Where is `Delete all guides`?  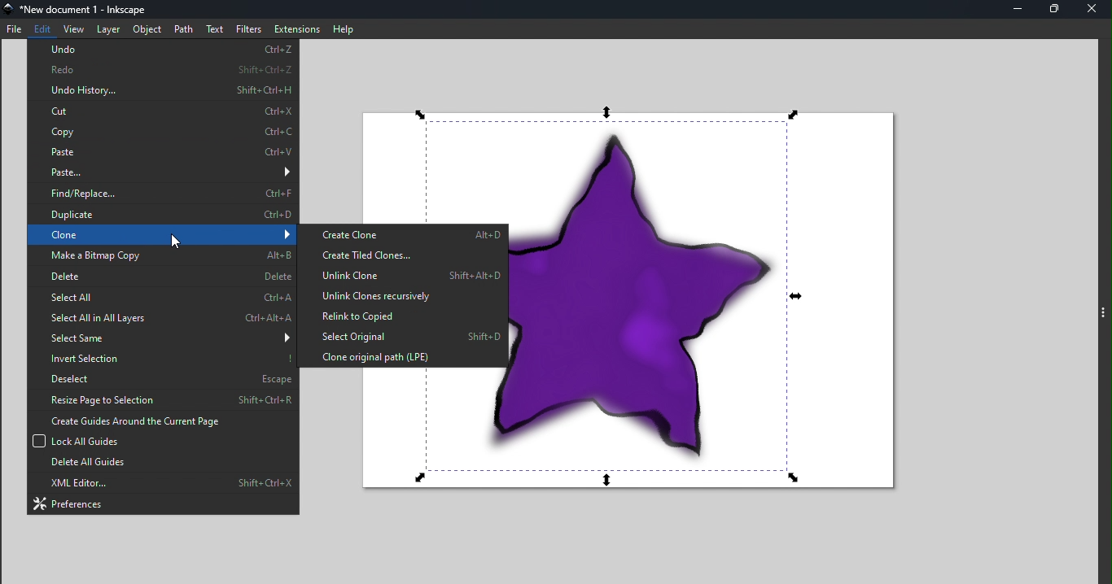 Delete all guides is located at coordinates (161, 464).